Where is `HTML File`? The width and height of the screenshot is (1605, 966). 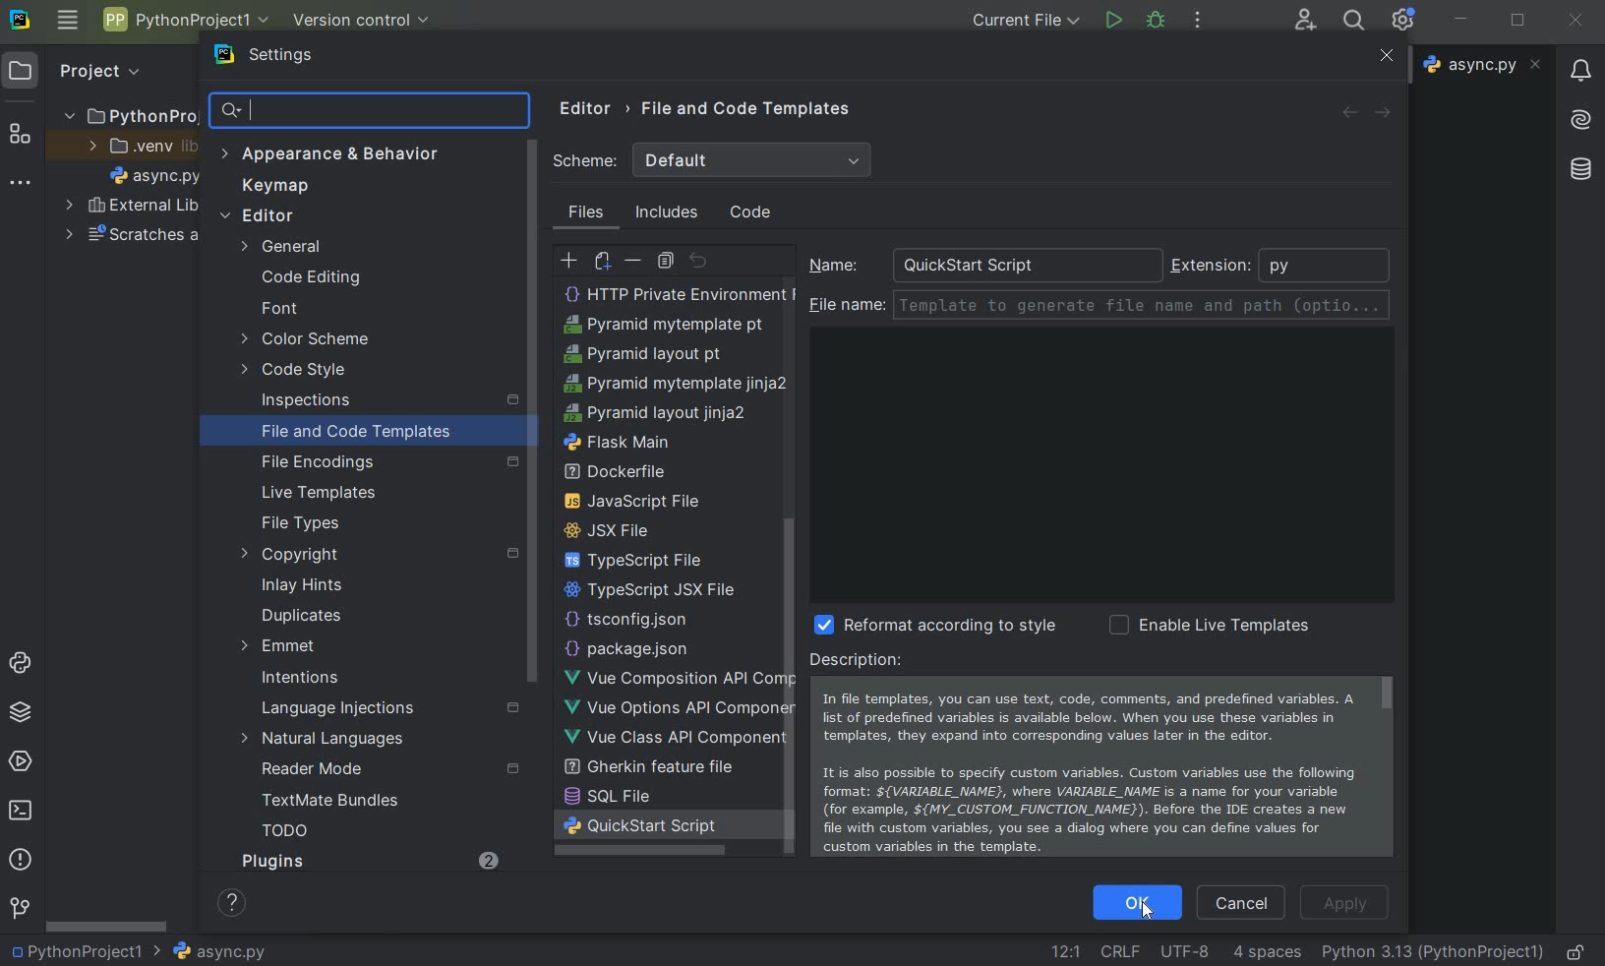 HTML File is located at coordinates (661, 291).